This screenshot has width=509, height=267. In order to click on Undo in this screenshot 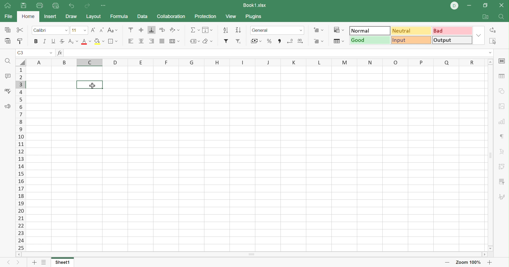, I will do `click(72, 6)`.